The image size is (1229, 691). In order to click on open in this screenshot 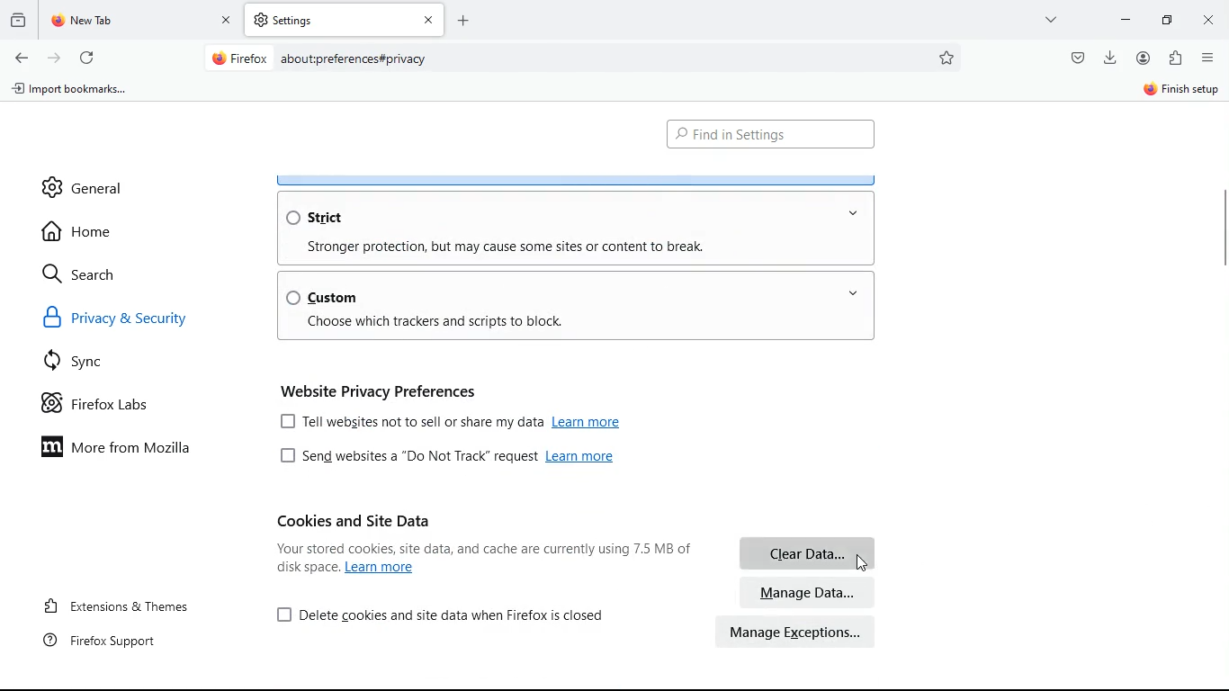, I will do `click(852, 292)`.